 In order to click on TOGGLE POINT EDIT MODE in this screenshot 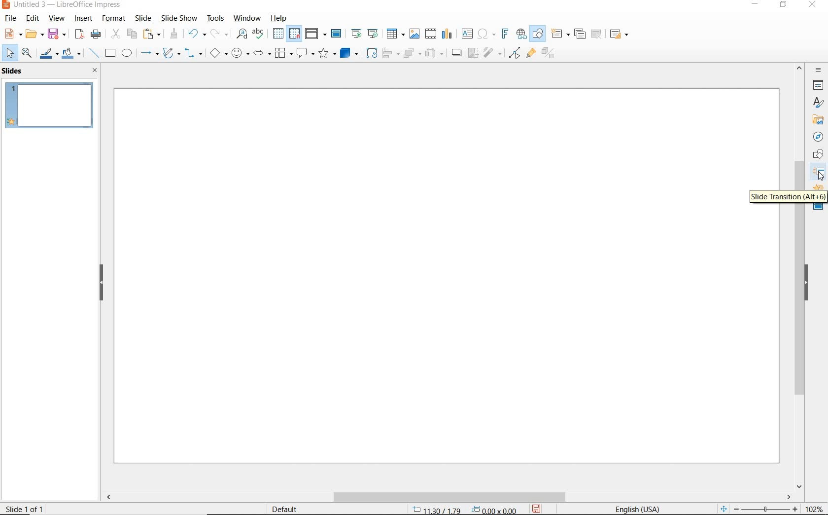, I will do `click(514, 53)`.